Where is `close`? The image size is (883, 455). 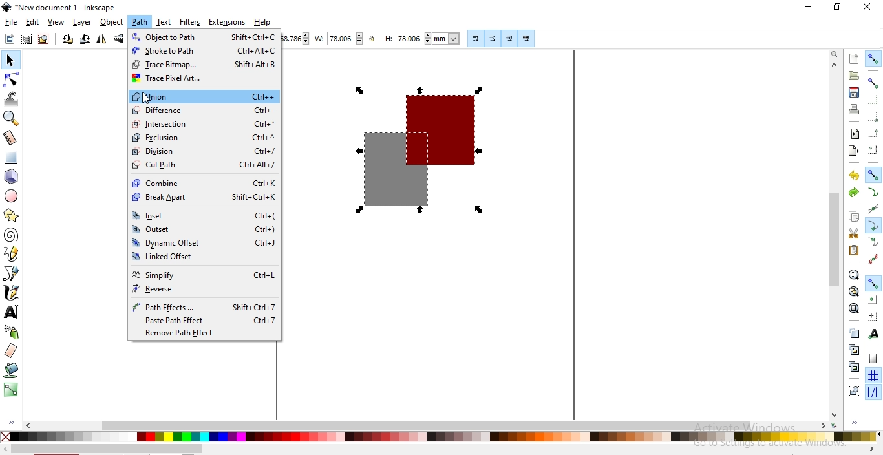 close is located at coordinates (867, 6).